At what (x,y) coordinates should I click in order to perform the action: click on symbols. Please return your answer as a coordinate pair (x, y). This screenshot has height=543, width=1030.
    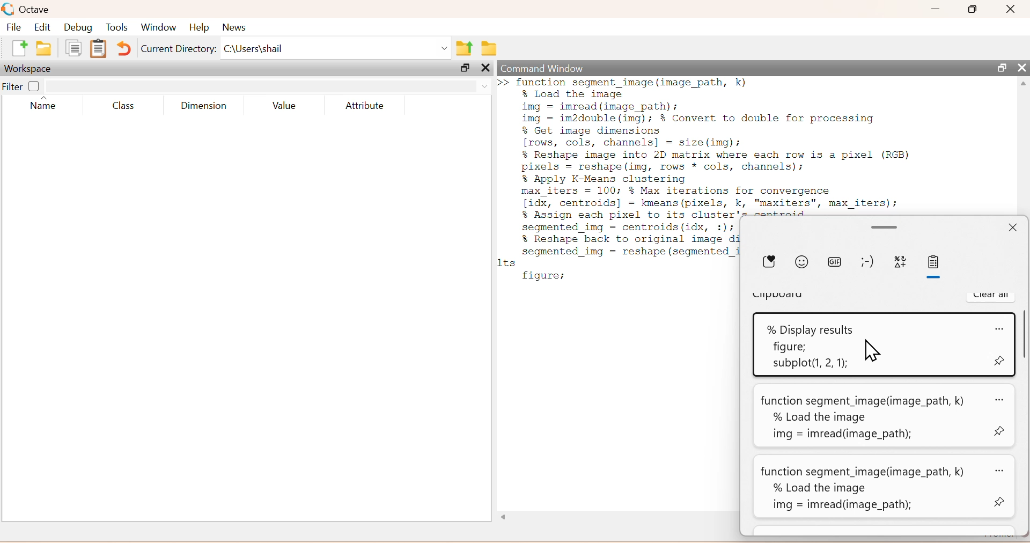
    Looking at the image, I should click on (904, 262).